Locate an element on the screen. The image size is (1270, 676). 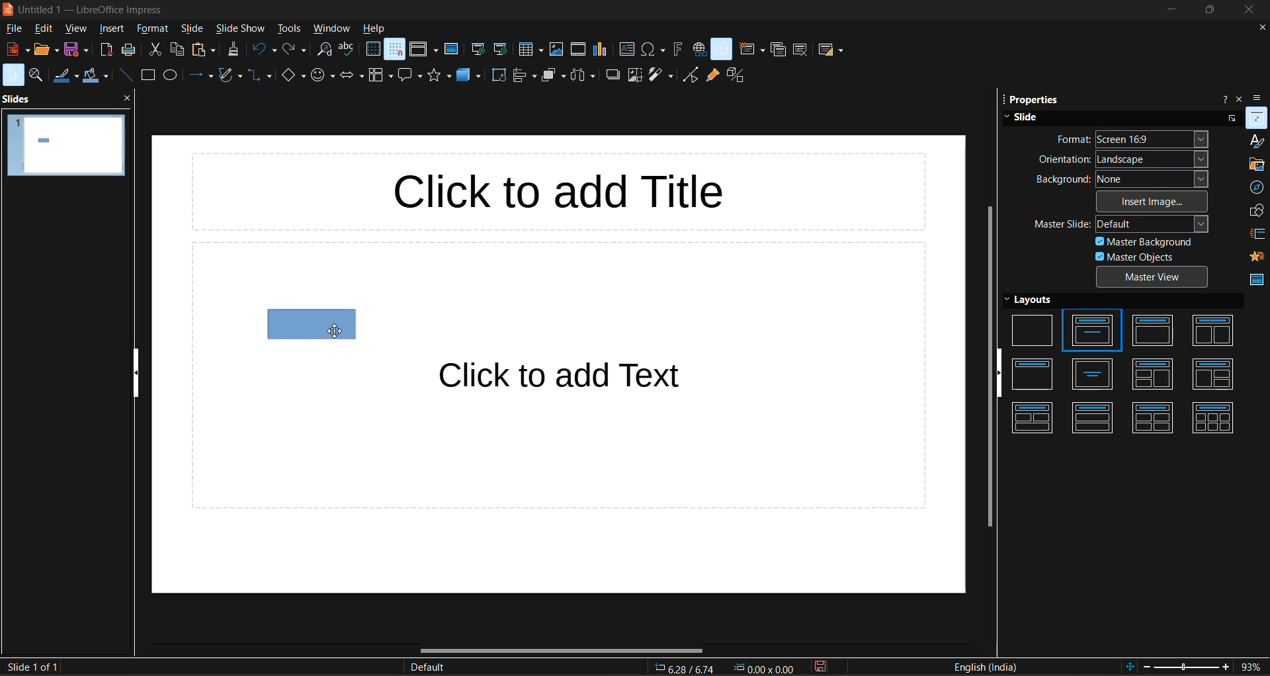
title, 6 content is located at coordinates (1214, 416).